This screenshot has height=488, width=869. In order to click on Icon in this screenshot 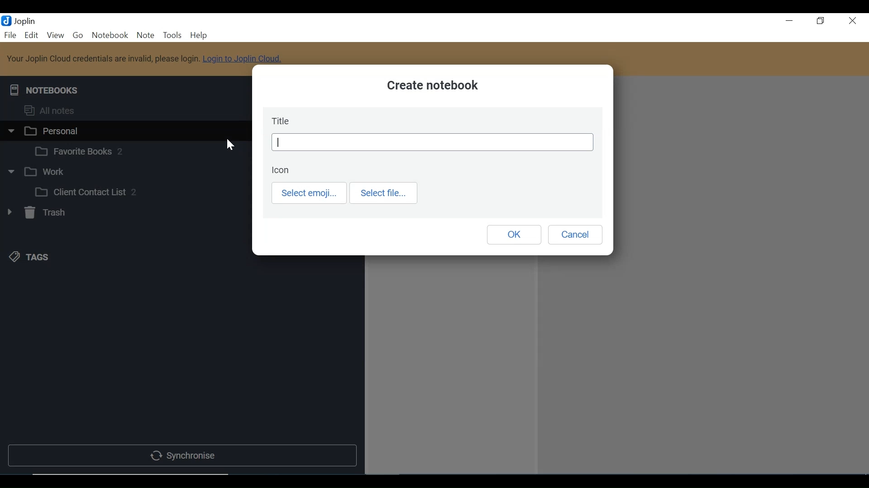, I will do `click(283, 171)`.